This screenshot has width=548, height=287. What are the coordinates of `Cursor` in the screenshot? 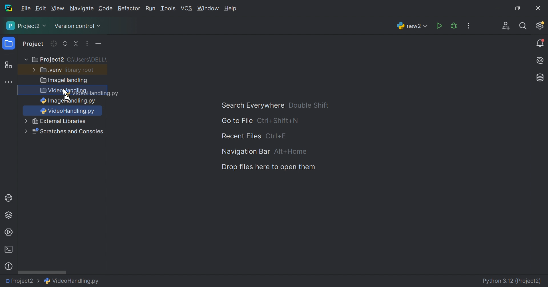 It's located at (66, 95).